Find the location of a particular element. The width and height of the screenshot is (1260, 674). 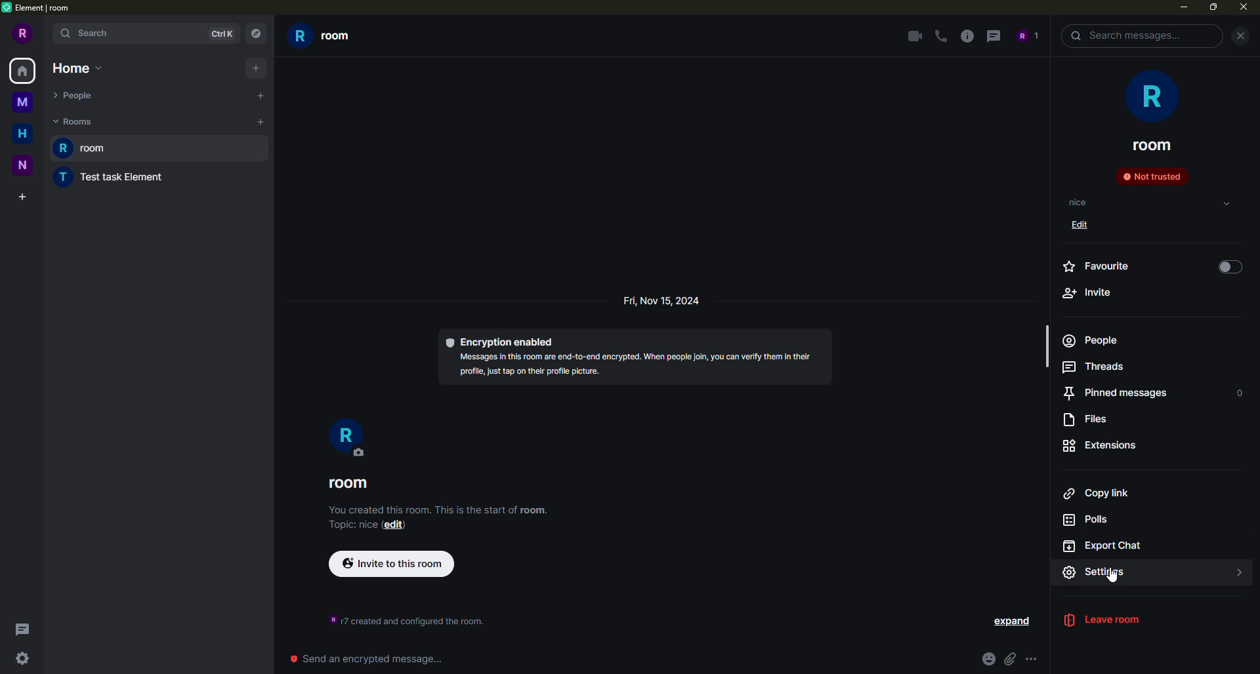

M is located at coordinates (24, 105).